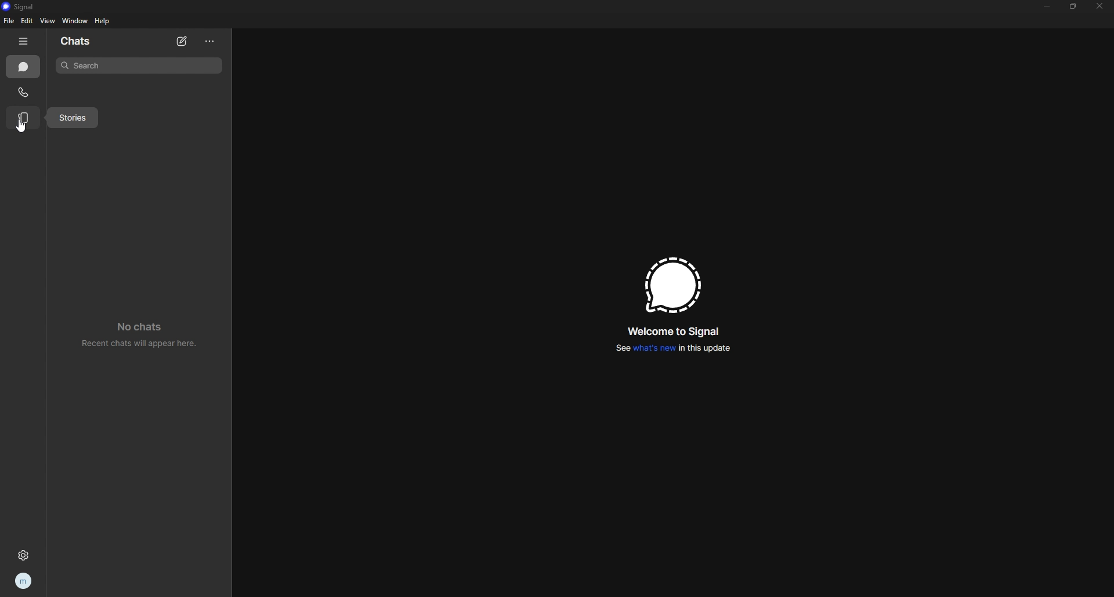  I want to click on chats, so click(85, 41).